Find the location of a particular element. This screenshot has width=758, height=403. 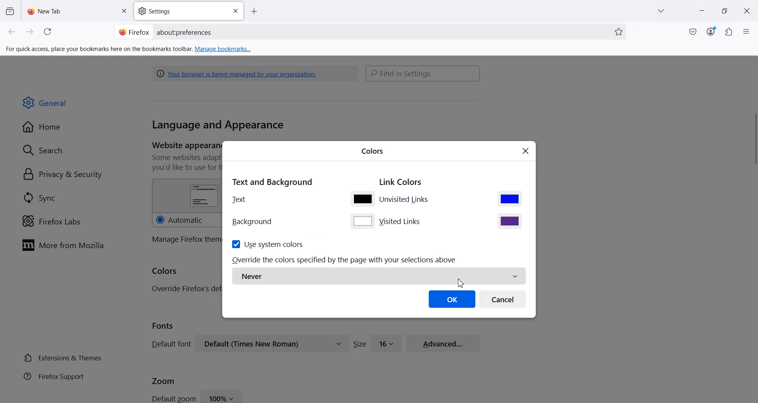

Mac Safe is located at coordinates (693, 32).